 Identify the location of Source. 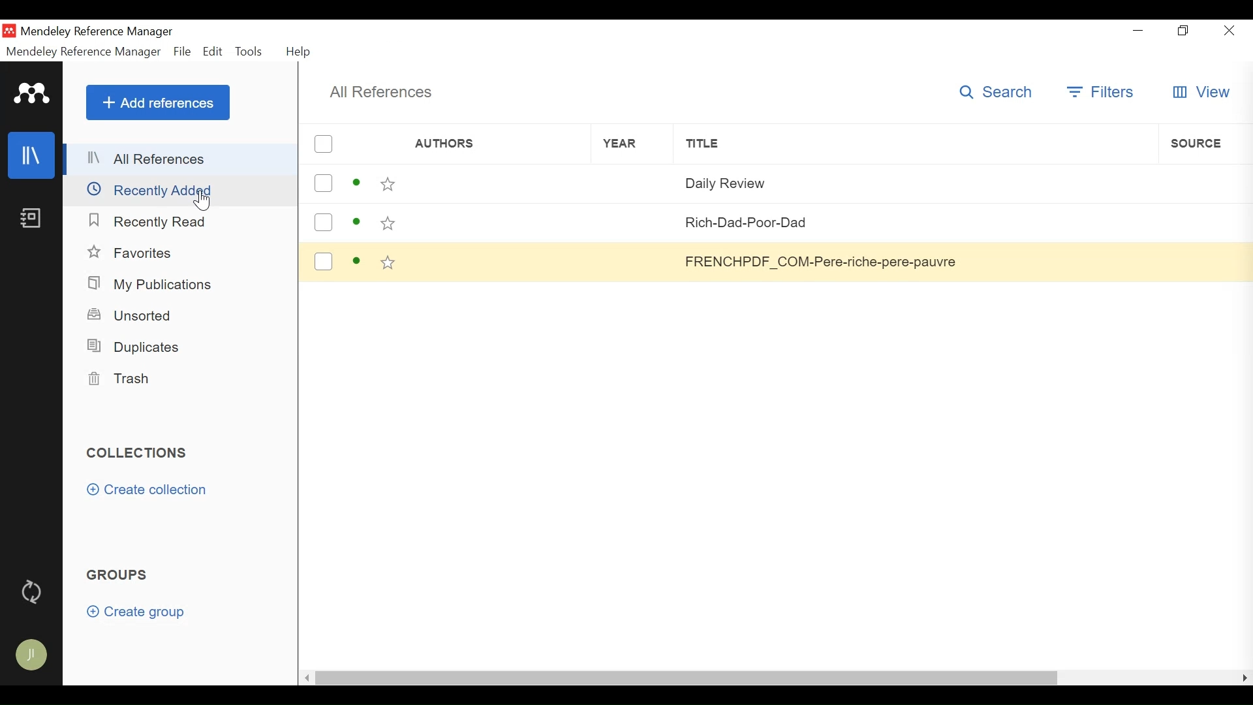
(1205, 143).